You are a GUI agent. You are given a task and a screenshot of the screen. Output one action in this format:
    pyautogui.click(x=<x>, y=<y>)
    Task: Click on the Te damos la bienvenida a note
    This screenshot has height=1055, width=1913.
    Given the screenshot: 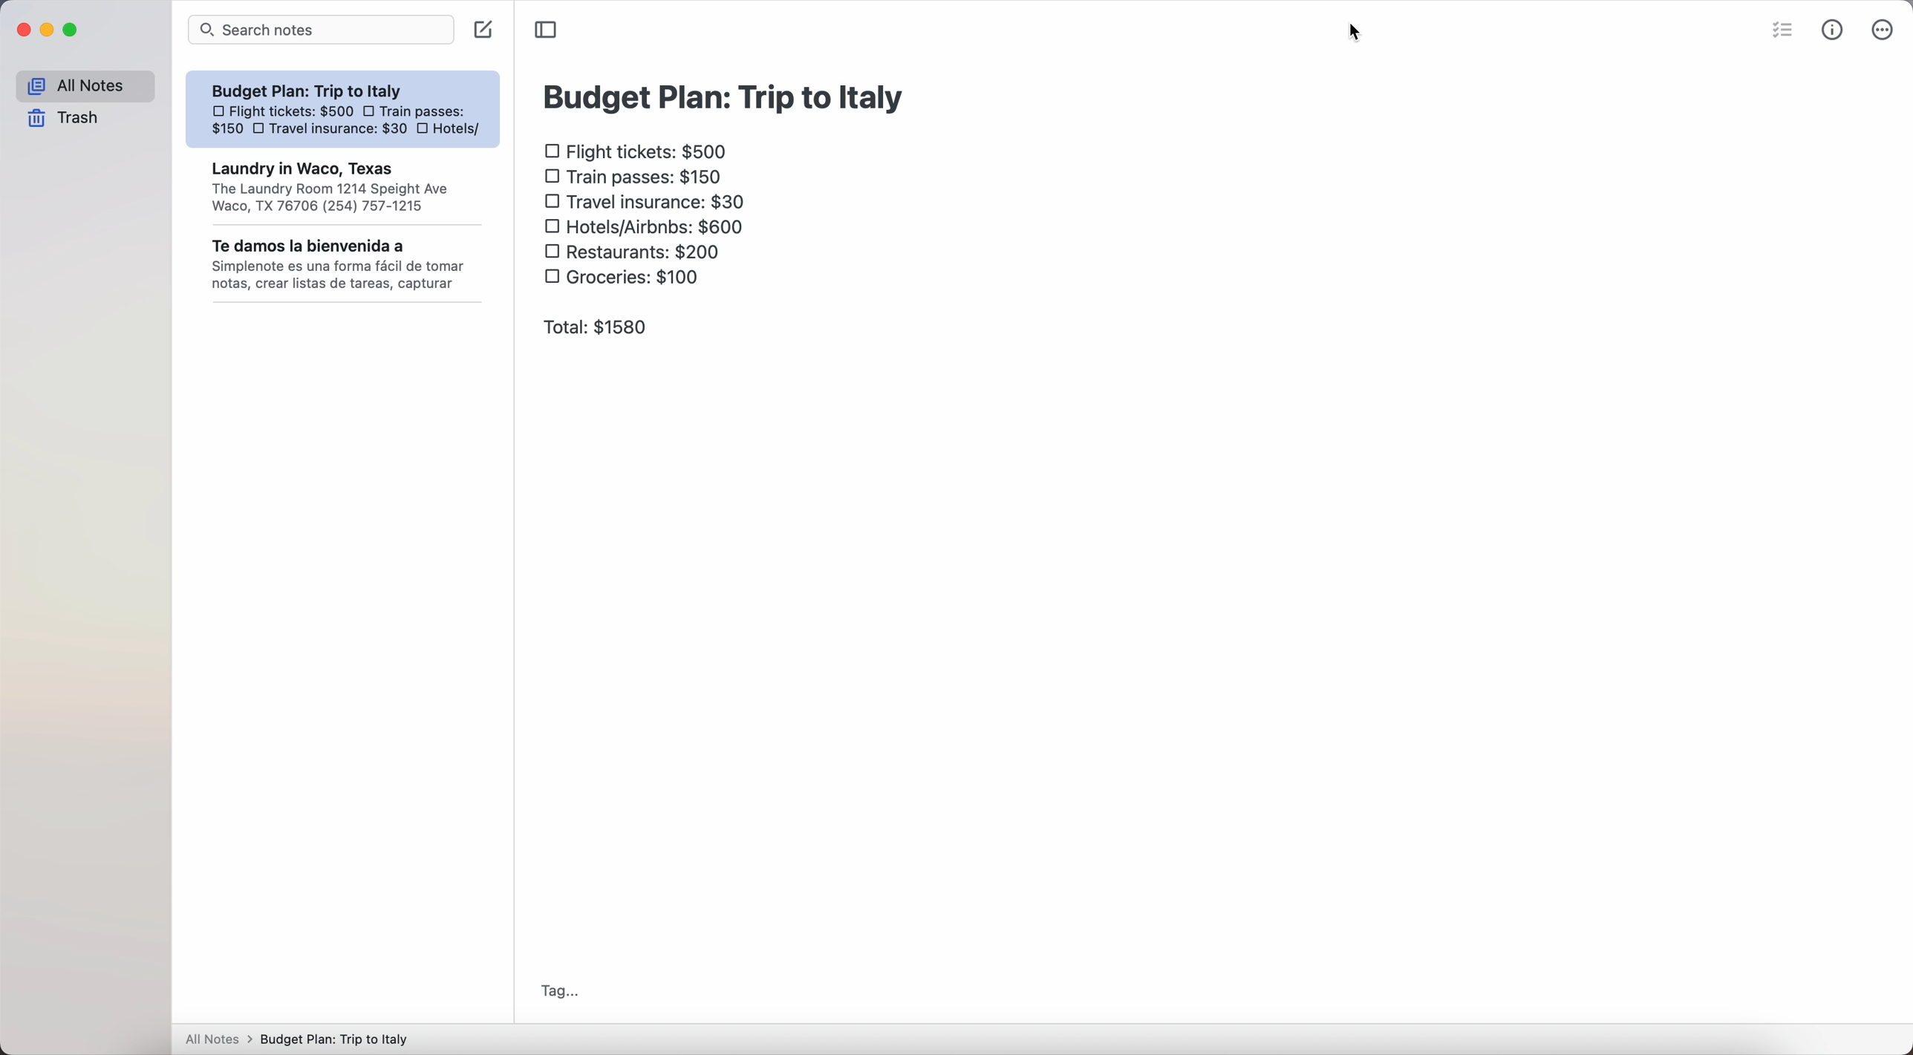 What is the action you would take?
    pyautogui.click(x=341, y=267)
    